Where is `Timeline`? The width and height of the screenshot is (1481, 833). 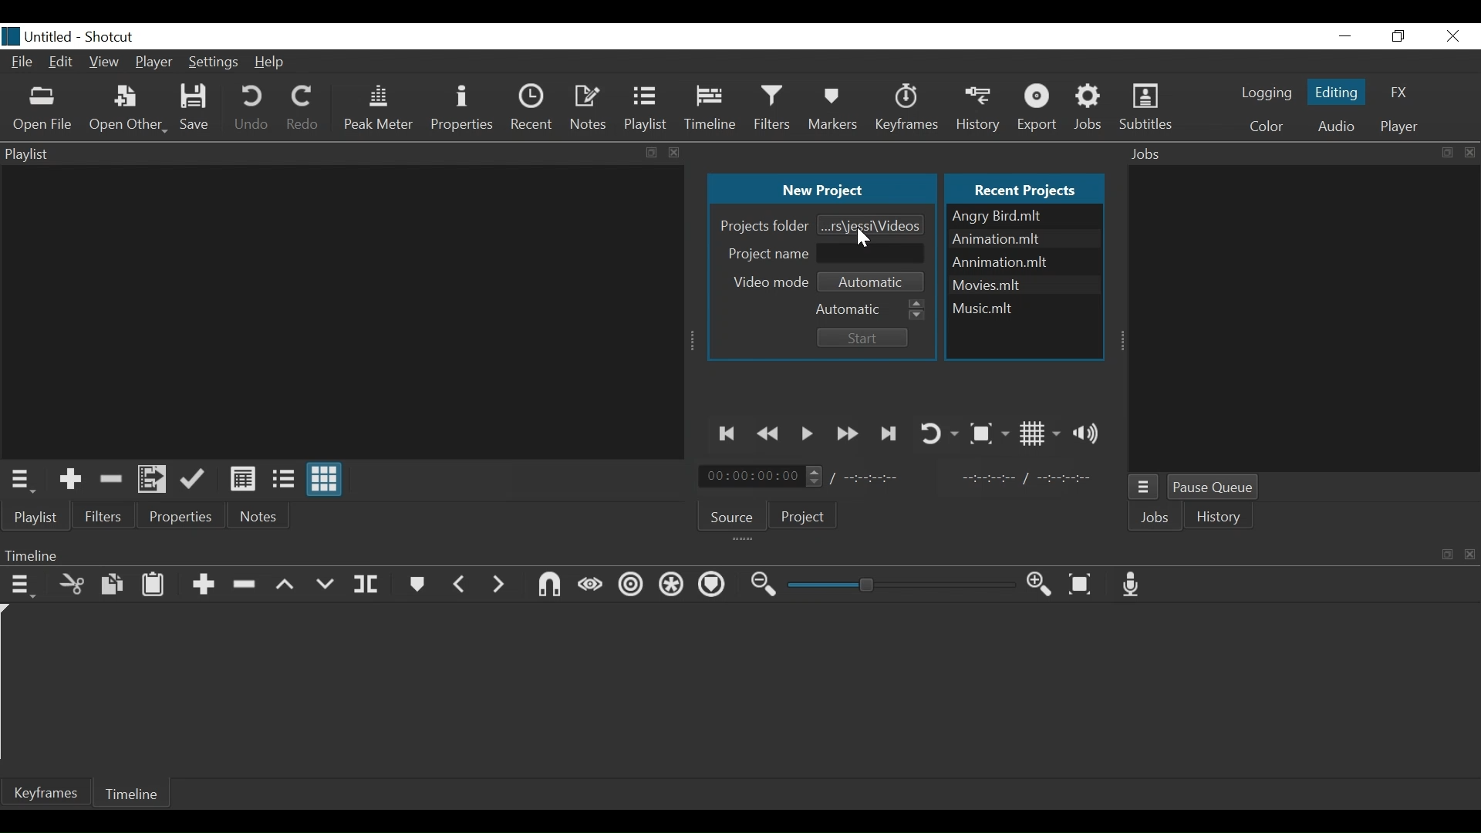
Timeline is located at coordinates (712, 108).